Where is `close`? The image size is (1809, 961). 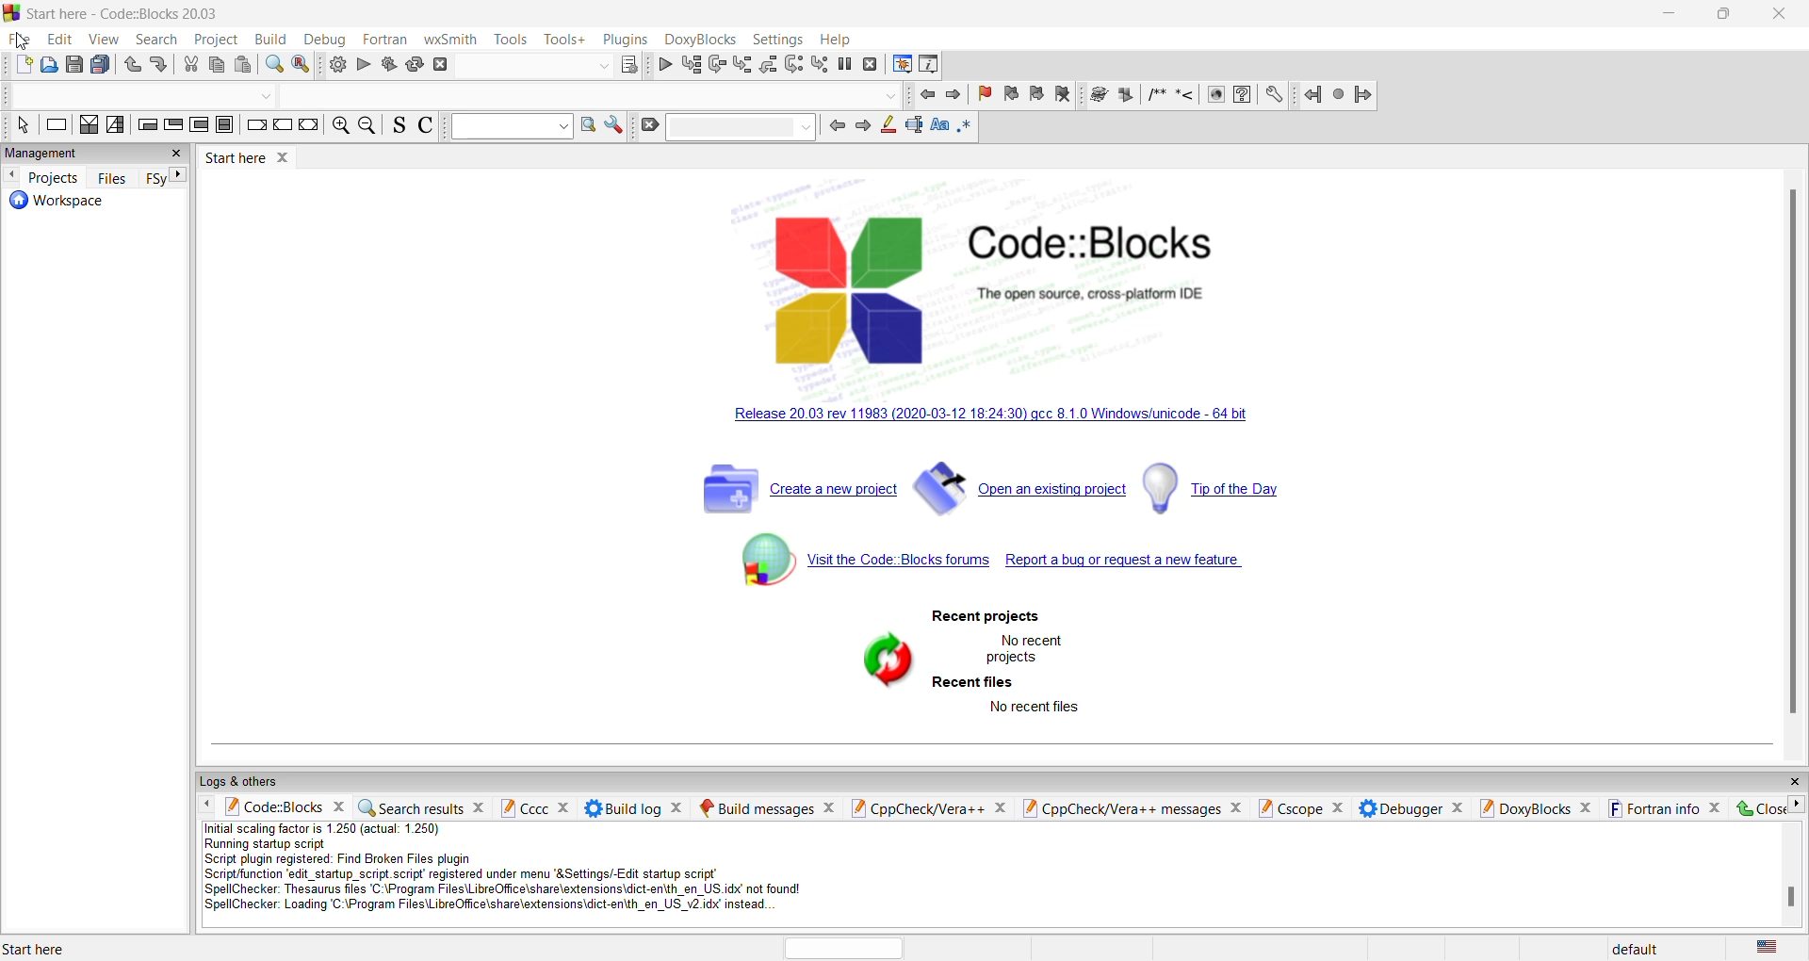 close is located at coordinates (564, 807).